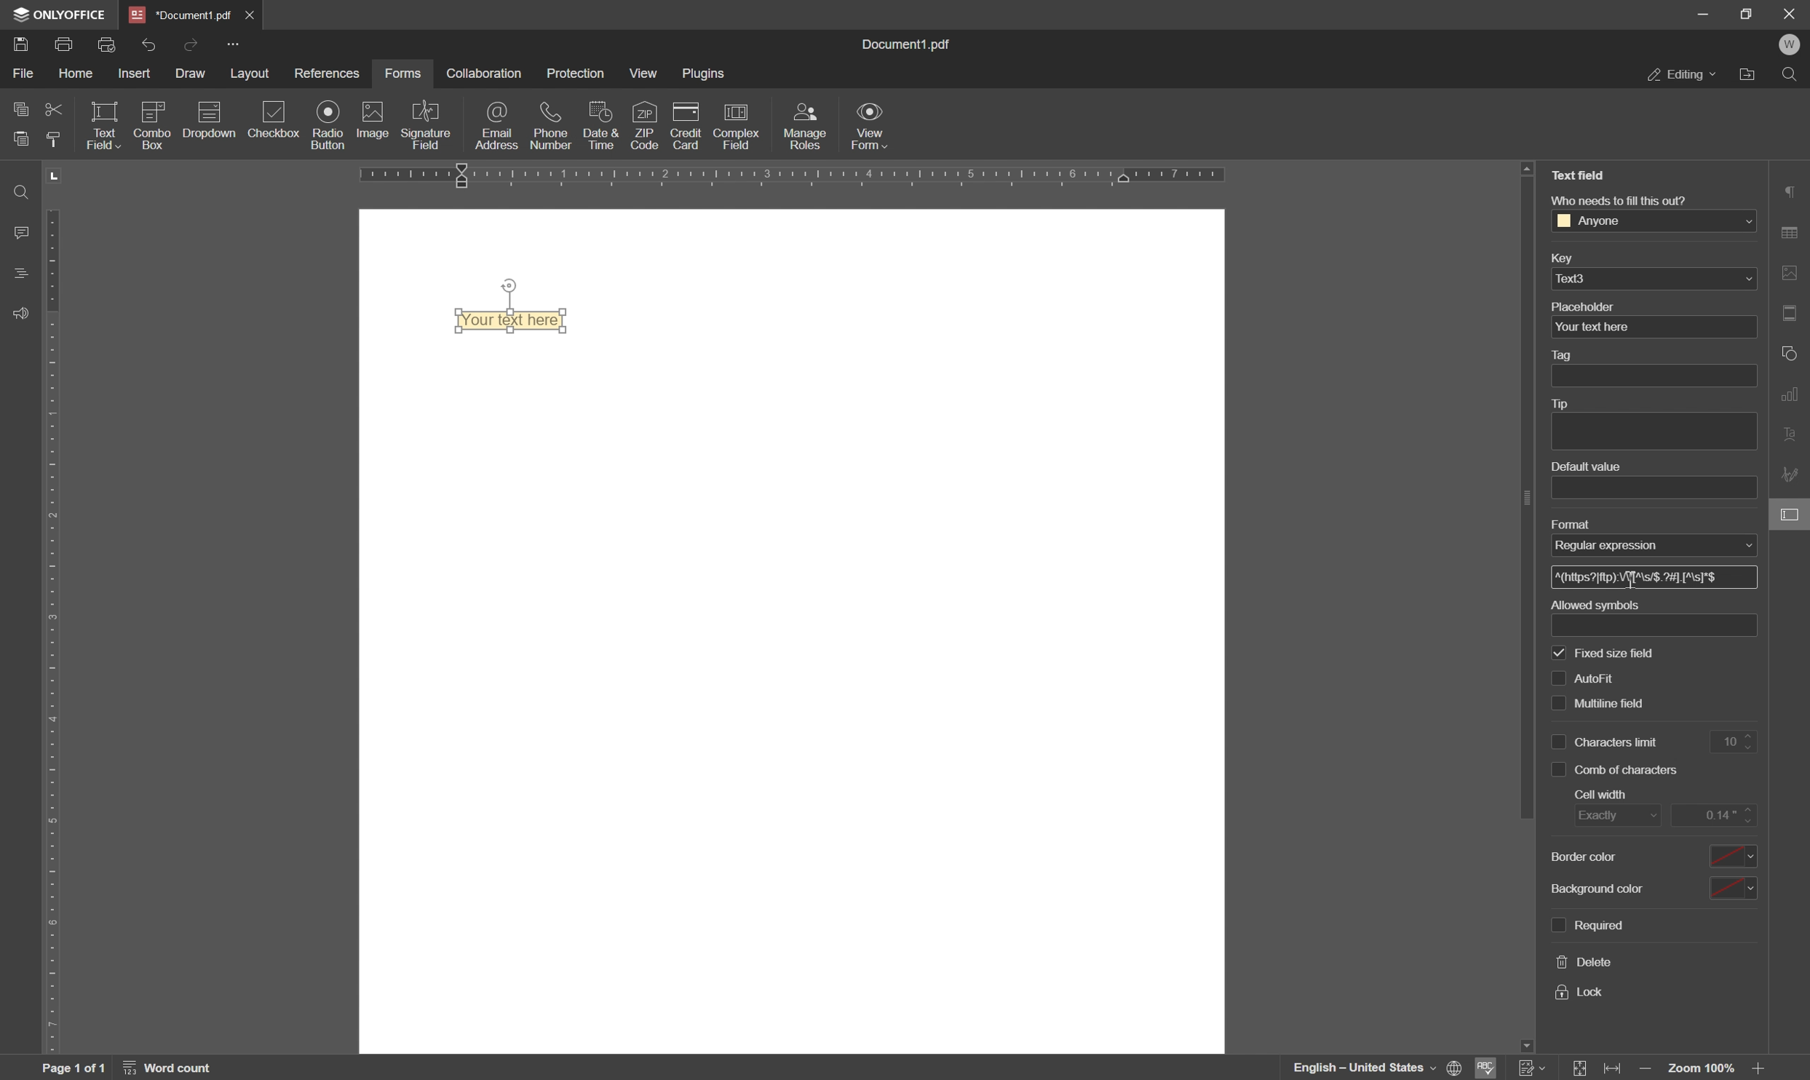 The height and width of the screenshot is (1080, 1810). I want to click on draw, so click(191, 76).